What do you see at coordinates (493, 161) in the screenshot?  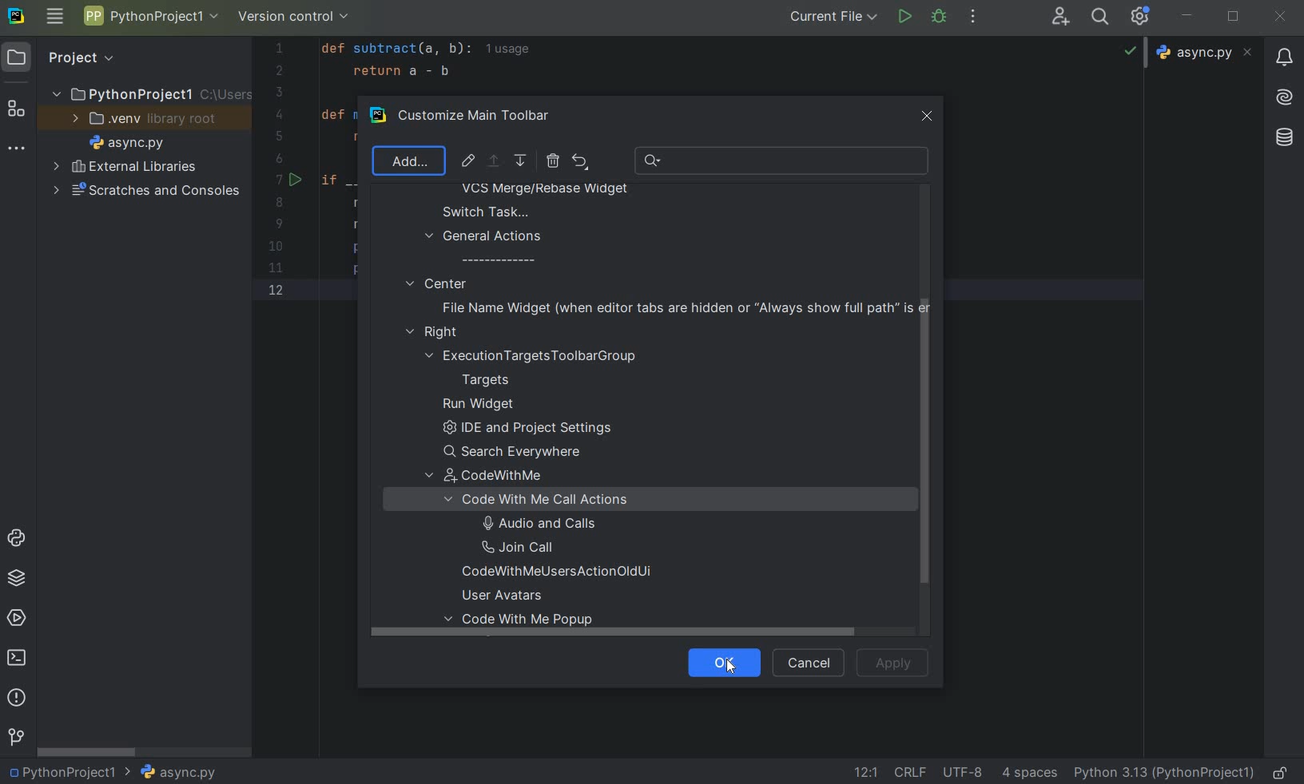 I see `MOVE UP` at bounding box center [493, 161].